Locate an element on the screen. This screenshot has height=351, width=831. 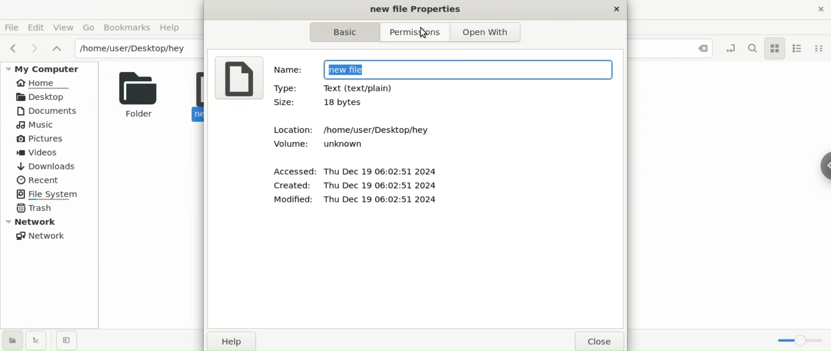
Modified: Thu Dec 19 06:02:51 2024 is located at coordinates (353, 200).